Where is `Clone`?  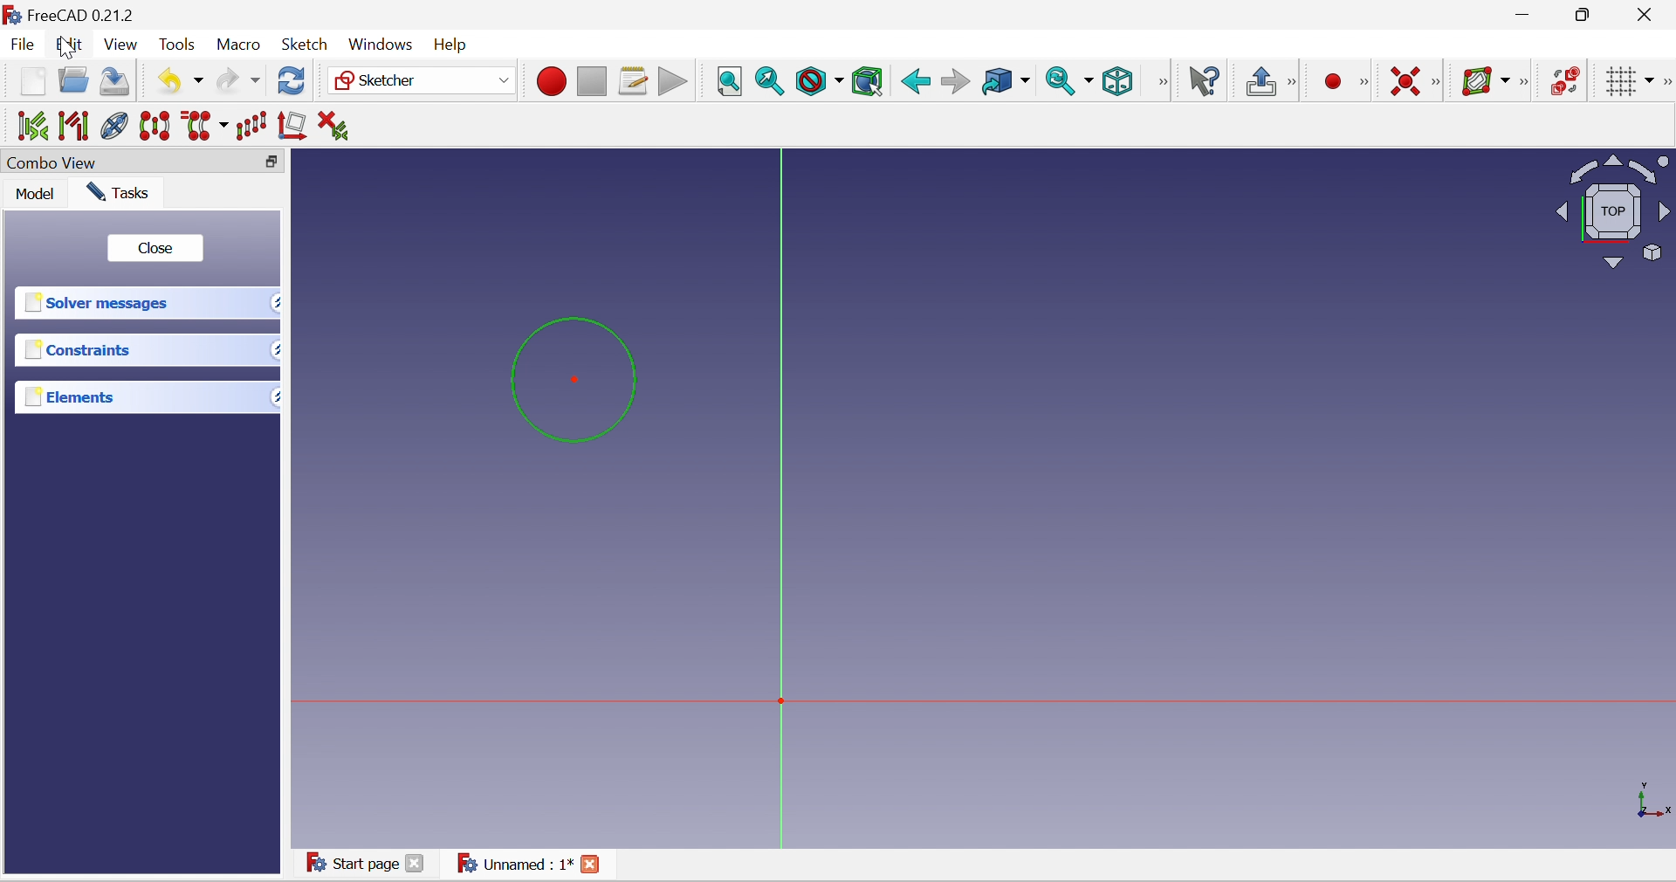
Clone is located at coordinates (202, 127).